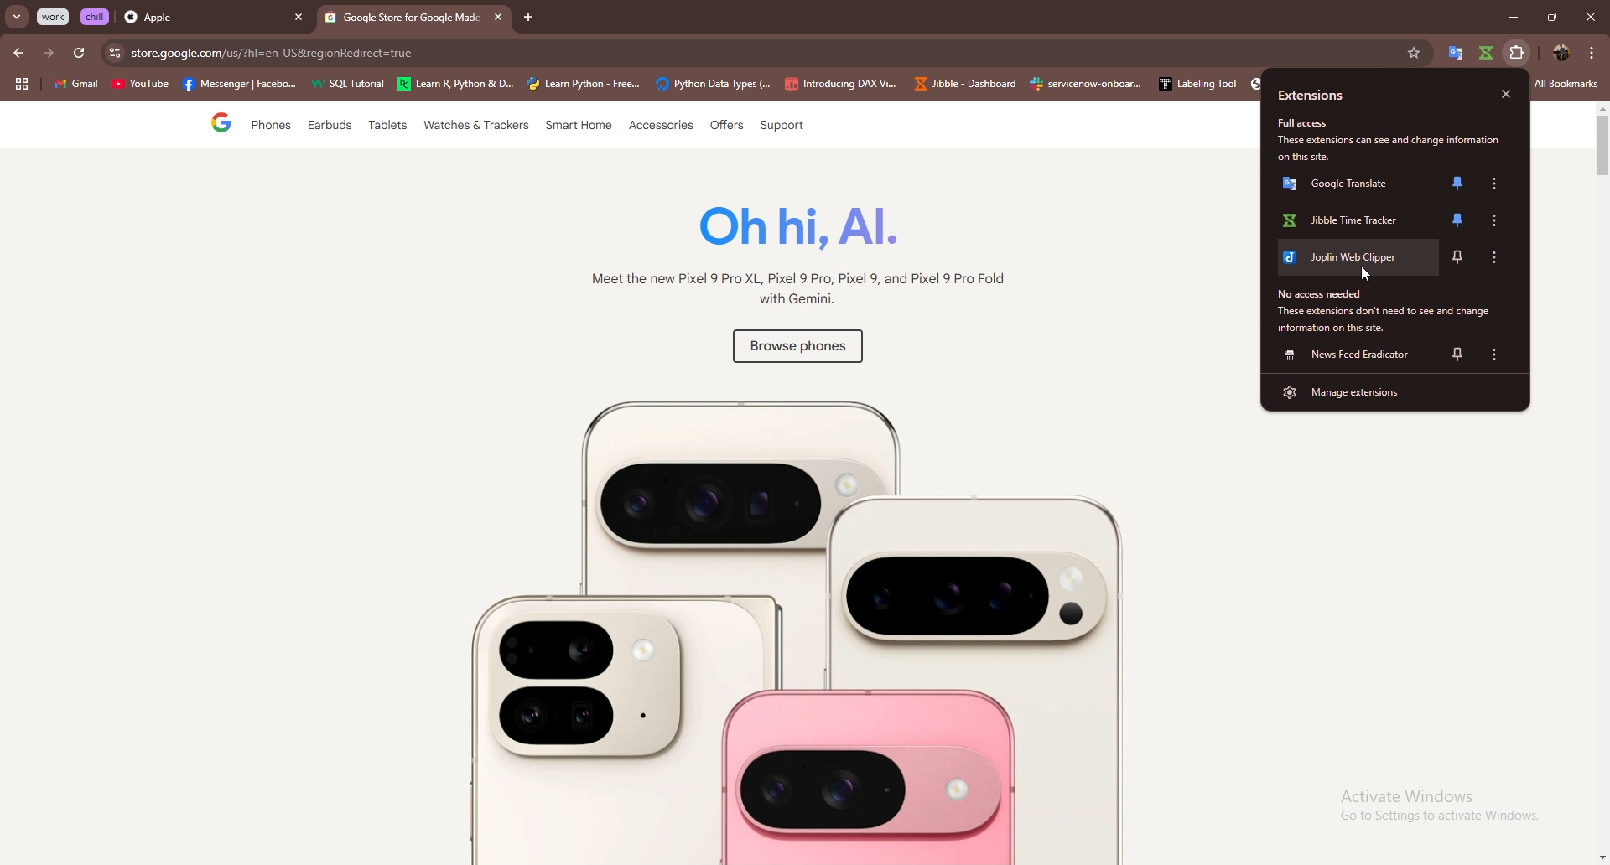 The height and width of the screenshot is (865, 1610). I want to click on Browse phones, so click(795, 350).